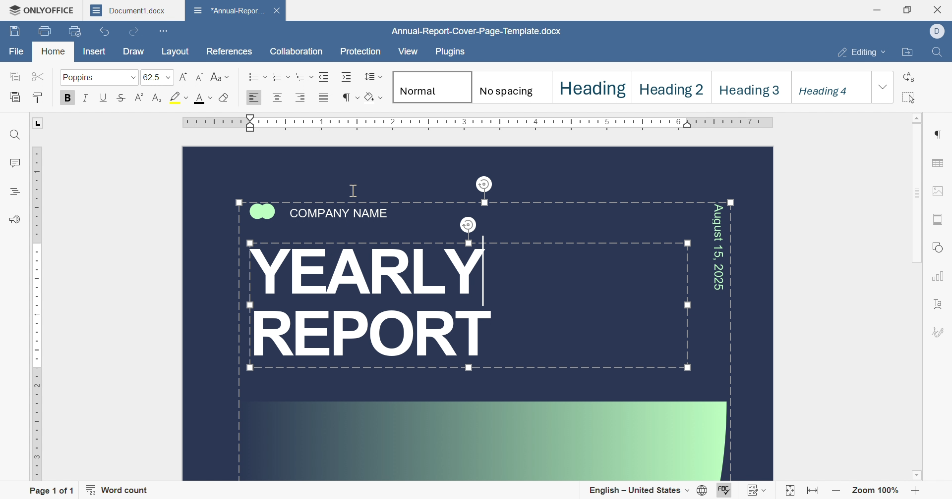  Describe the element at coordinates (276, 98) in the screenshot. I see `align left` at that location.